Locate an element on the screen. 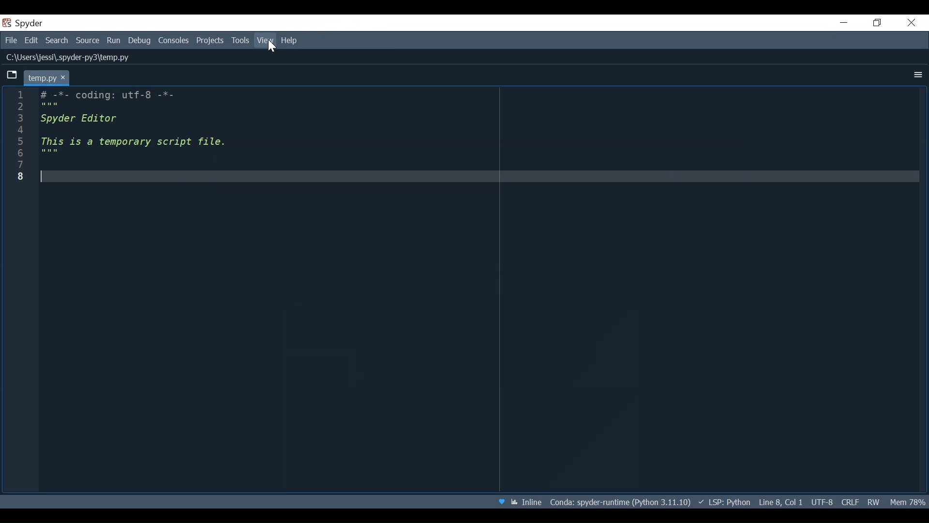 This screenshot has width=929, height=523. Edit is located at coordinates (32, 41).